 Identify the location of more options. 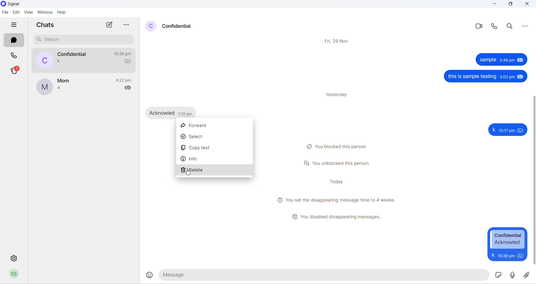
(527, 27).